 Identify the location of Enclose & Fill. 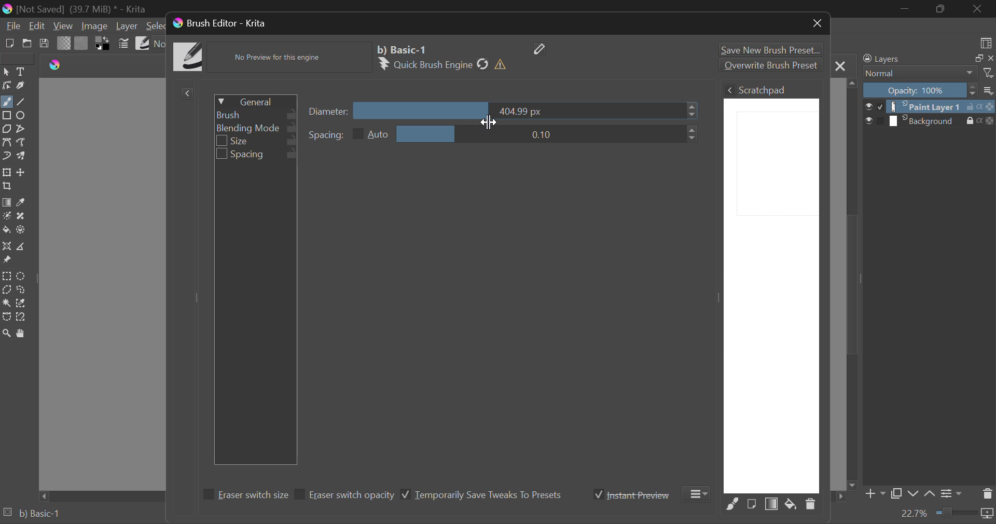
(21, 229).